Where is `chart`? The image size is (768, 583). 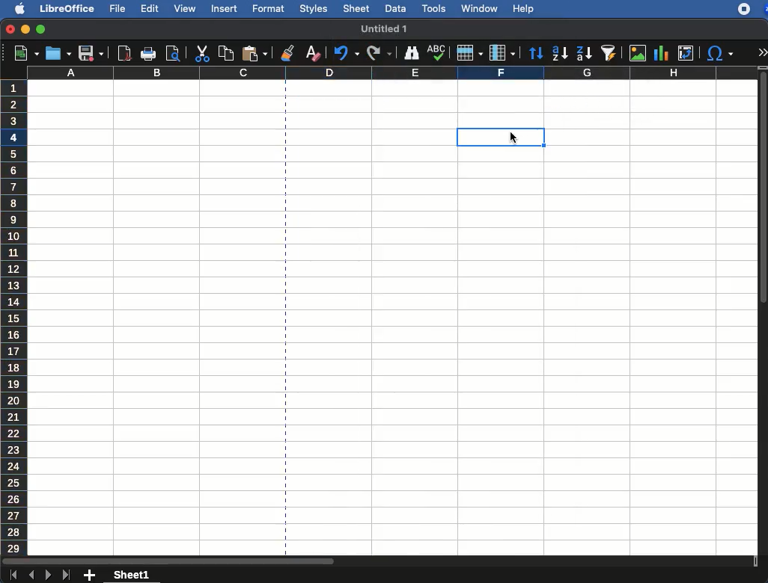 chart is located at coordinates (660, 52).